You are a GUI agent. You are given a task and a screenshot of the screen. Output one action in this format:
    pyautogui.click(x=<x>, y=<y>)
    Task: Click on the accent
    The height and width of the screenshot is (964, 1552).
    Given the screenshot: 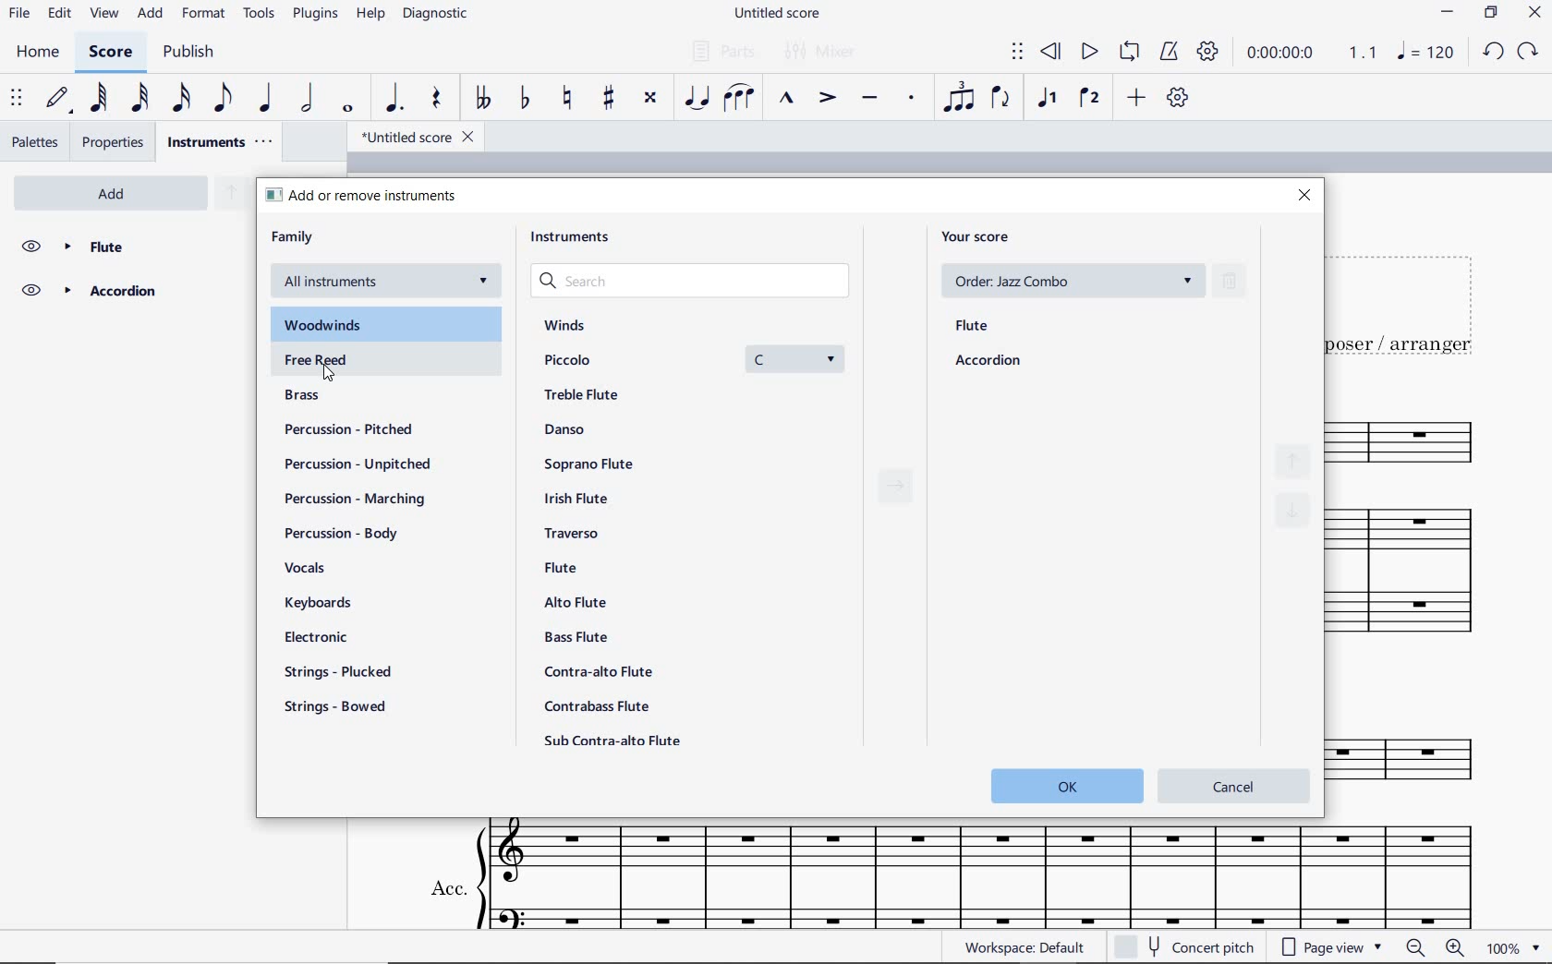 What is the action you would take?
    pyautogui.click(x=827, y=99)
    